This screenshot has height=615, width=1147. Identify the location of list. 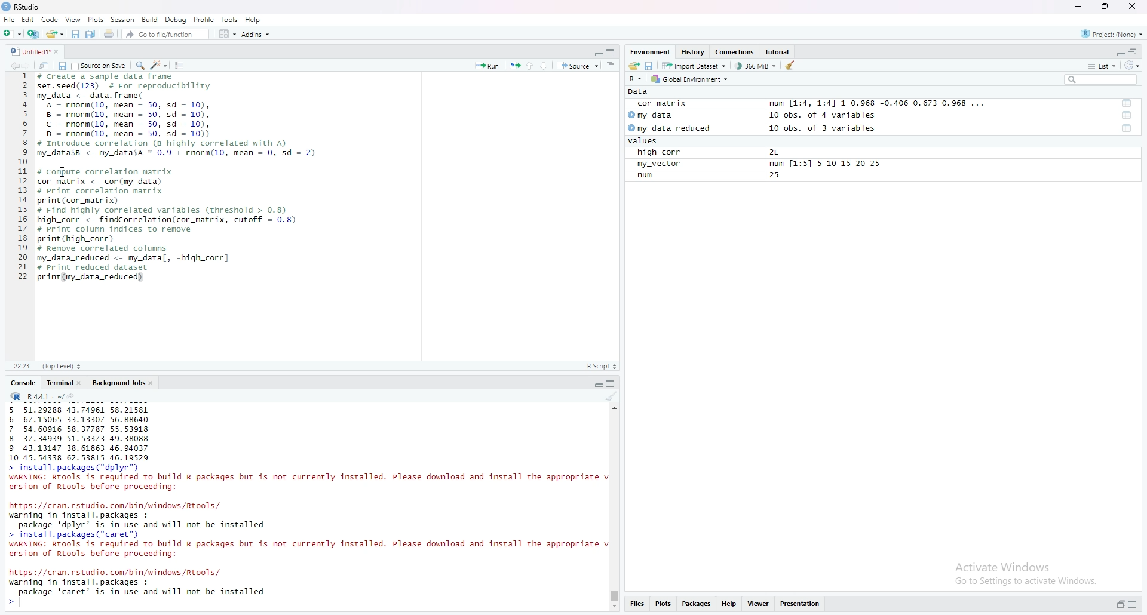
(1102, 66).